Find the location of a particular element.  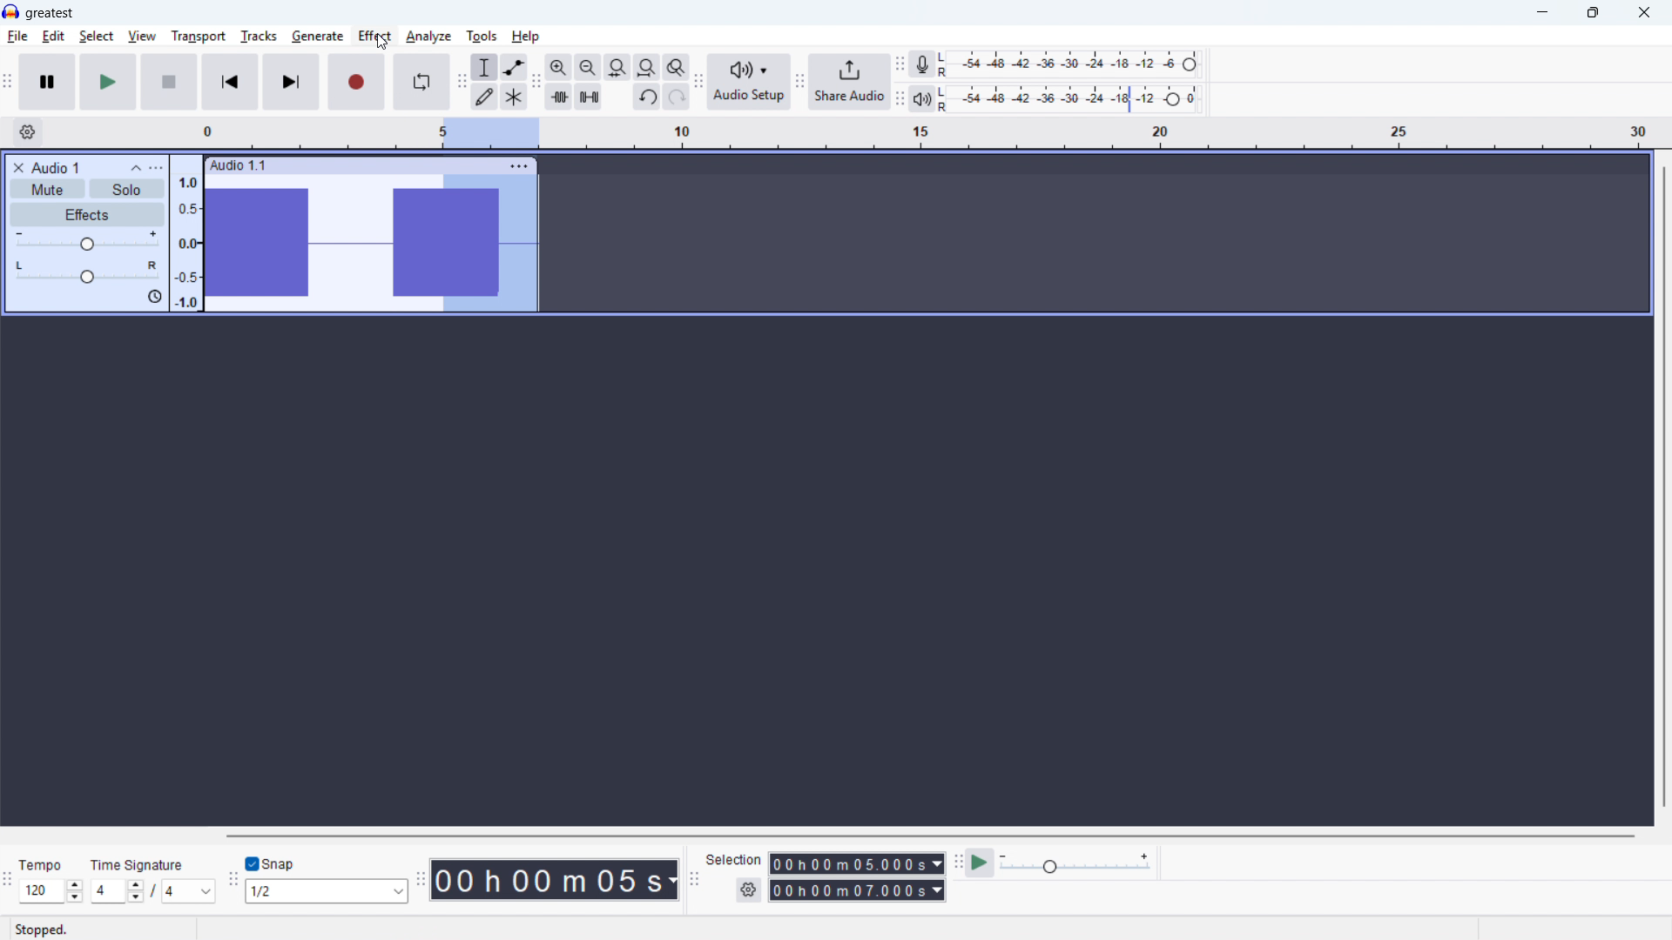

Maximize  is located at coordinates (1593, 13).